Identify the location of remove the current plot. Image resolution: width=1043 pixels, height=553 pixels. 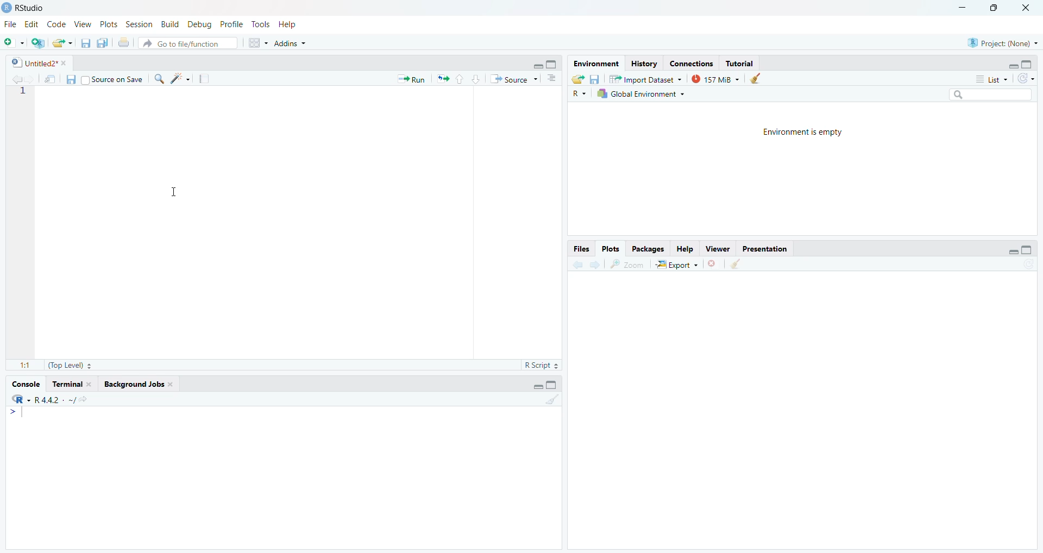
(713, 264).